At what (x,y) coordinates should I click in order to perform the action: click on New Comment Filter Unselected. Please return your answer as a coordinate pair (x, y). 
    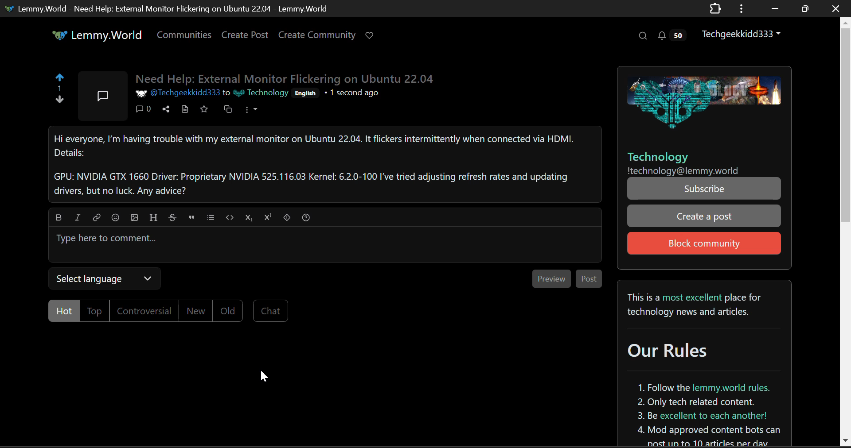
    Looking at the image, I should click on (194, 311).